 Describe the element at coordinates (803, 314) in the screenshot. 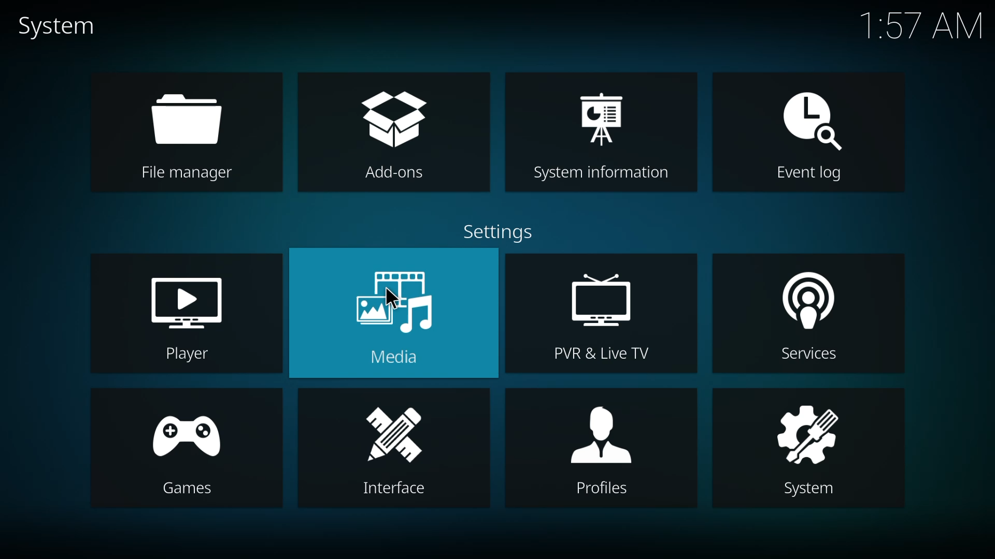

I see `services` at that location.